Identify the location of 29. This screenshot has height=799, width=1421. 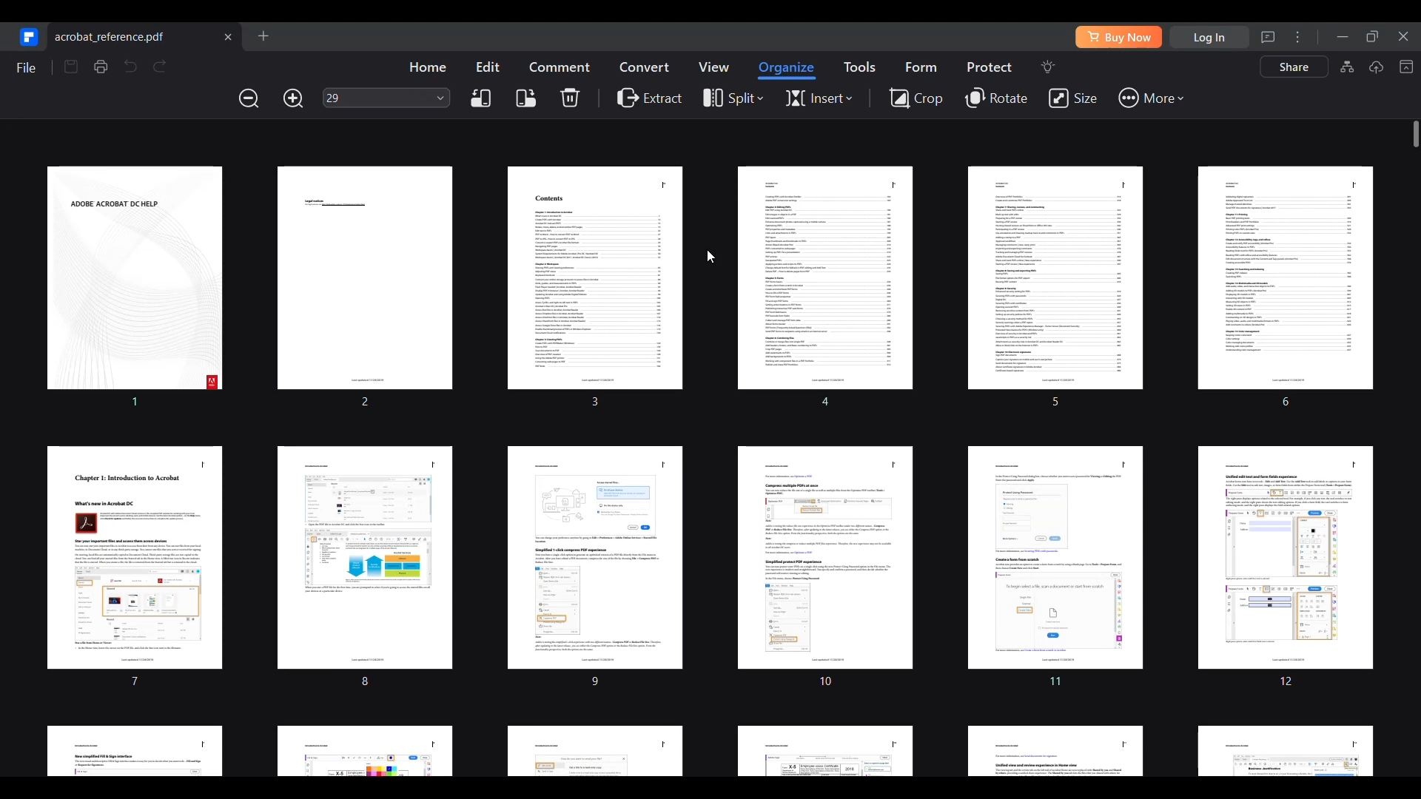
(376, 98).